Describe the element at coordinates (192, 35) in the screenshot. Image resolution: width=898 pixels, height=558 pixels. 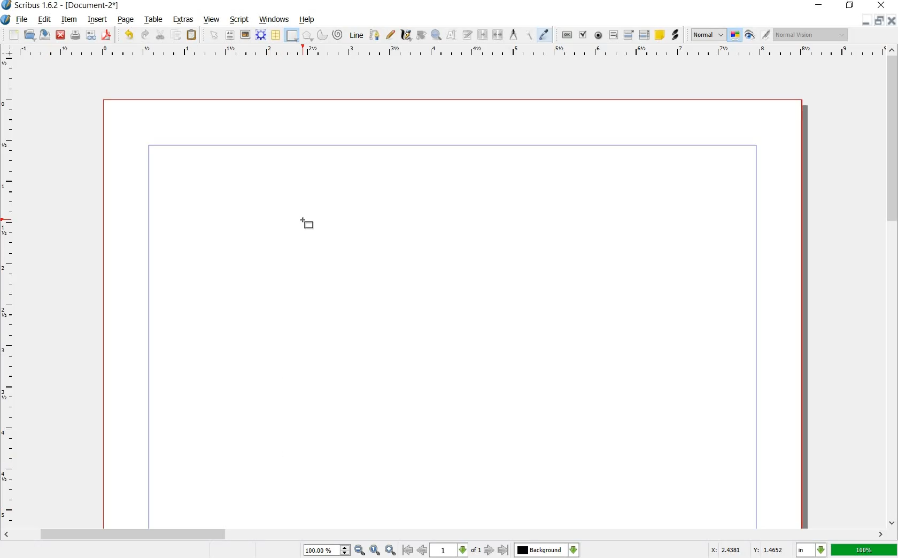
I see `PASTE` at that location.